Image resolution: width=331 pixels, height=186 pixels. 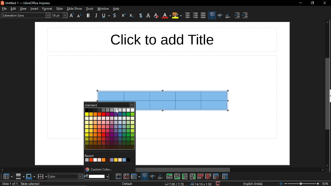 I want to click on merge cells, so click(x=118, y=176).